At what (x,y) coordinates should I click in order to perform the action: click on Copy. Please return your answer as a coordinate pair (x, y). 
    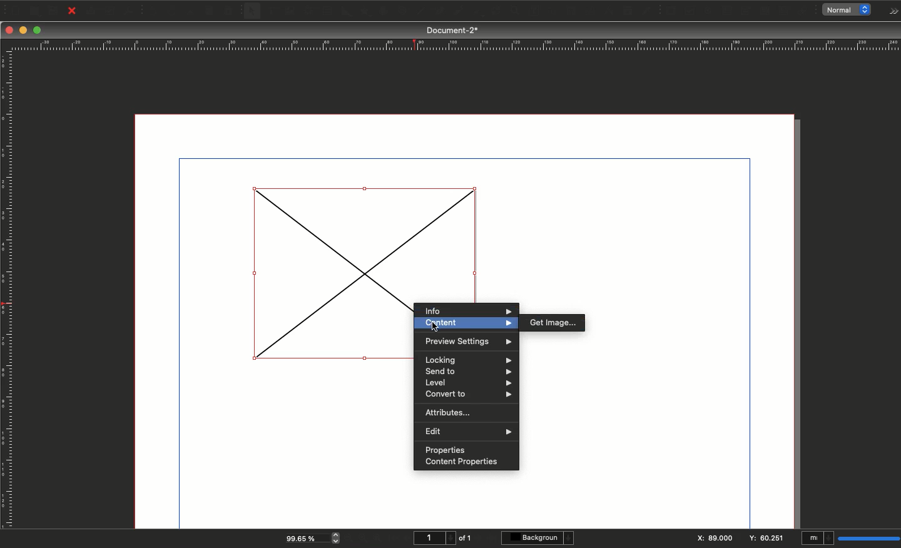
    Looking at the image, I should click on (210, 11).